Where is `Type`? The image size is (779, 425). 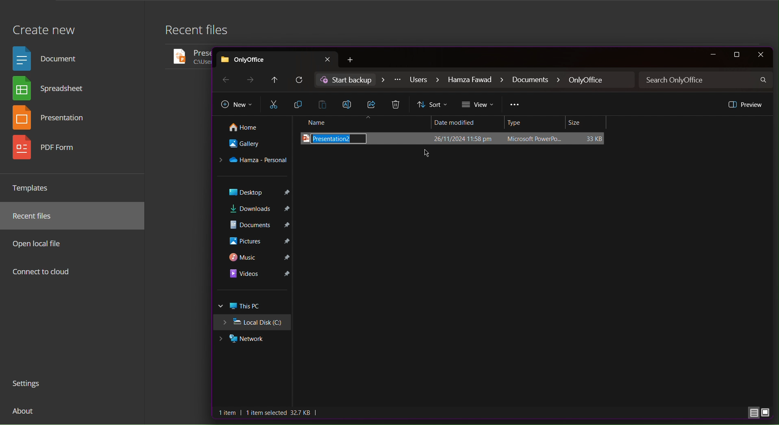
Type is located at coordinates (536, 123).